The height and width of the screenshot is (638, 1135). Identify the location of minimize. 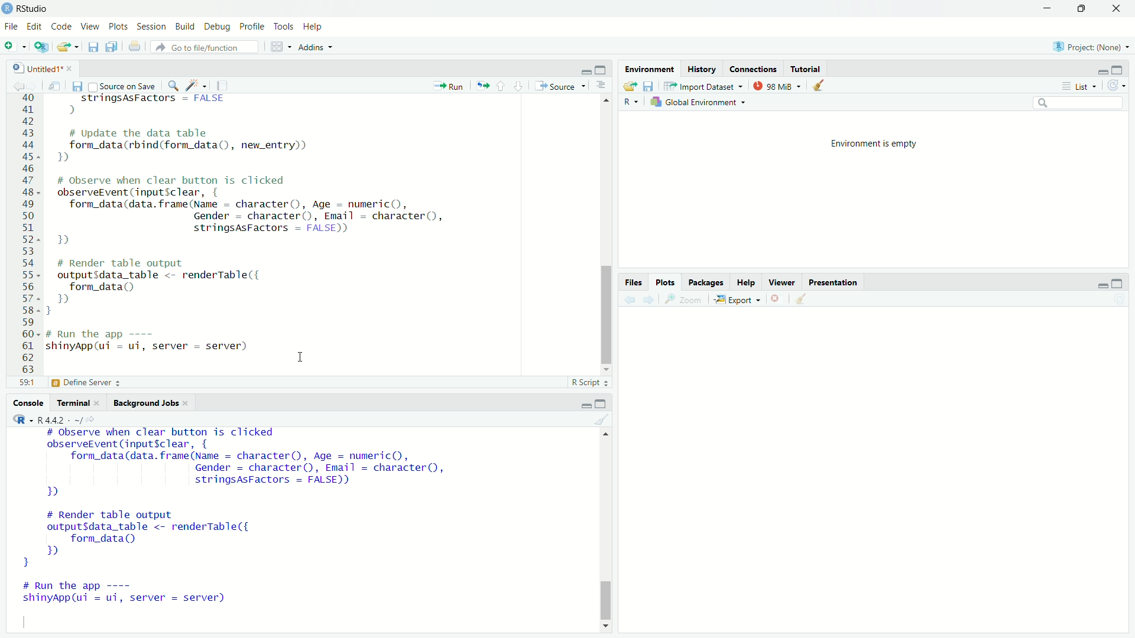
(1049, 8).